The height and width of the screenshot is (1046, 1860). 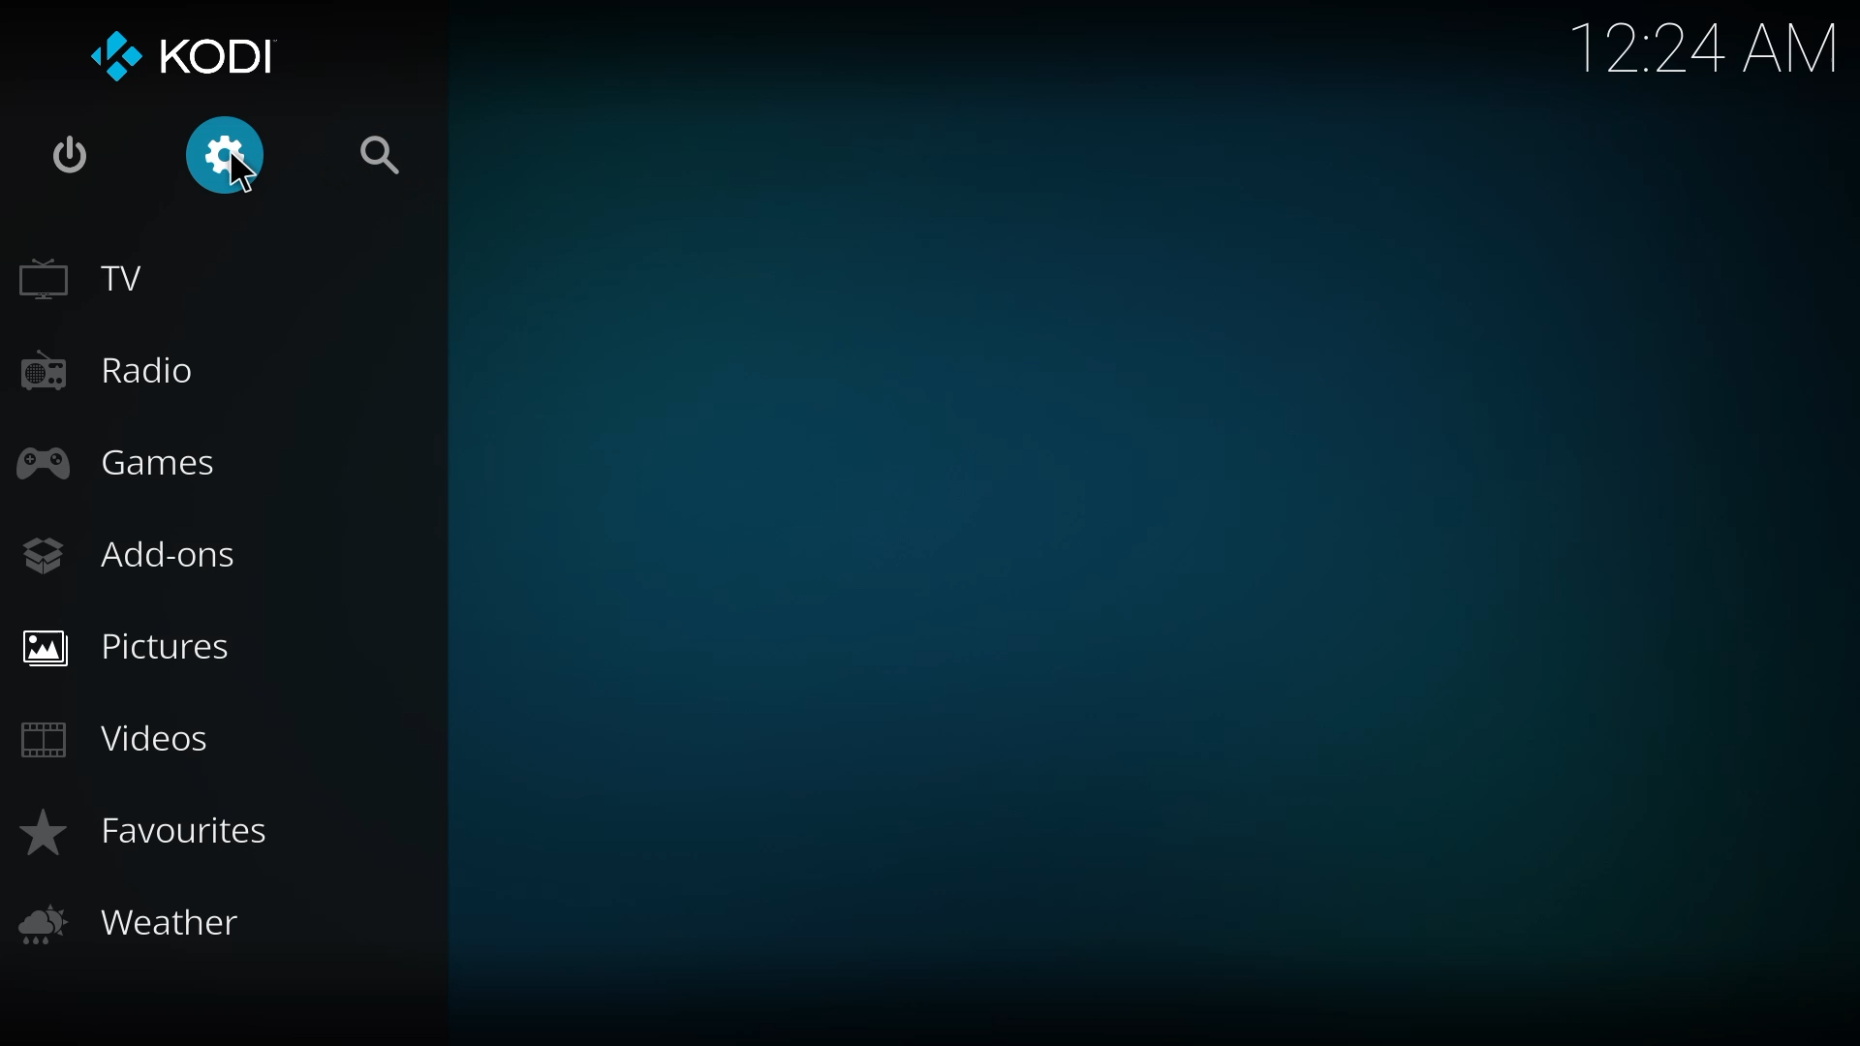 What do you see at coordinates (132, 652) in the screenshot?
I see `Pictures` at bounding box center [132, 652].